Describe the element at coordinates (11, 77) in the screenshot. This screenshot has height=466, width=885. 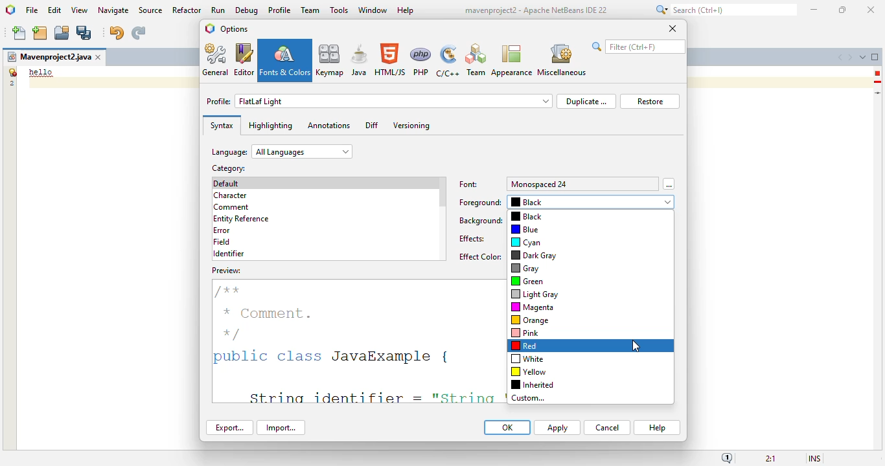
I see `line numbers` at that location.